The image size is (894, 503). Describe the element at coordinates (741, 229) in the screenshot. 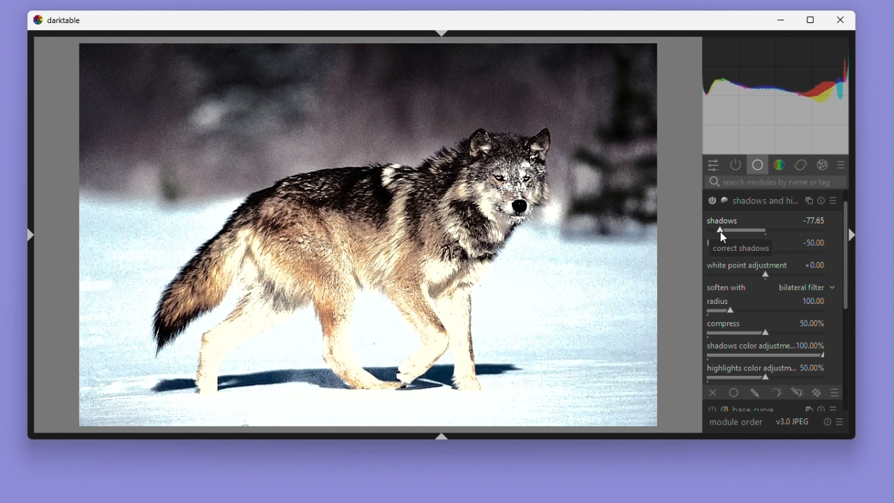

I see `correct shadows` at that location.